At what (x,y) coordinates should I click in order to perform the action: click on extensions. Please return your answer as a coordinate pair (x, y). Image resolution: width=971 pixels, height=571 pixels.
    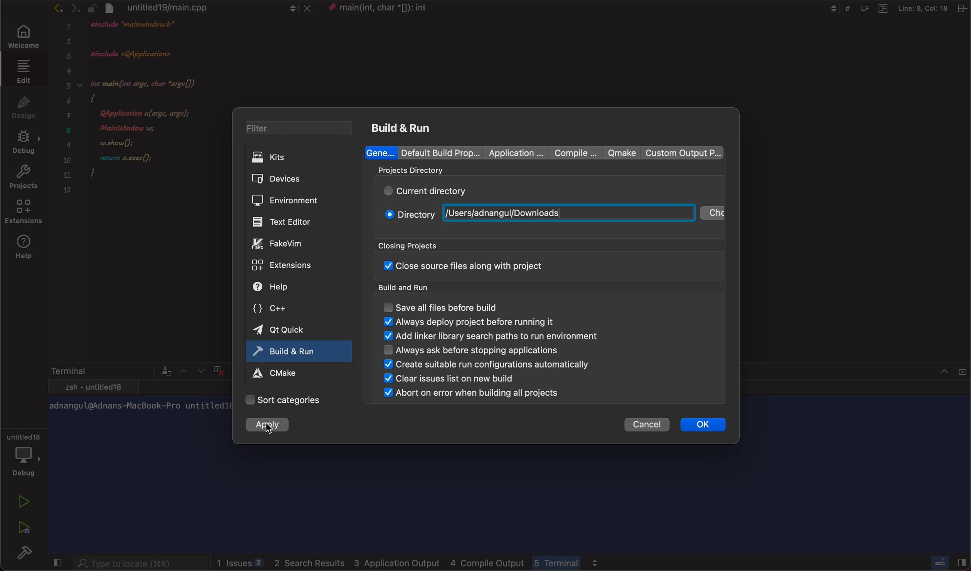
    Looking at the image, I should click on (23, 211).